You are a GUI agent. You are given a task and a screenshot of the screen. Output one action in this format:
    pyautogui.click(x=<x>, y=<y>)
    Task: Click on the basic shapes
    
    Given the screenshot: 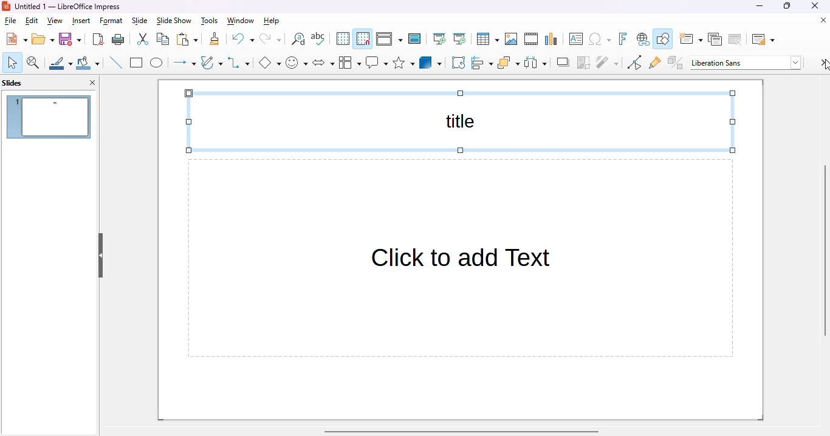 What is the action you would take?
    pyautogui.click(x=270, y=63)
    